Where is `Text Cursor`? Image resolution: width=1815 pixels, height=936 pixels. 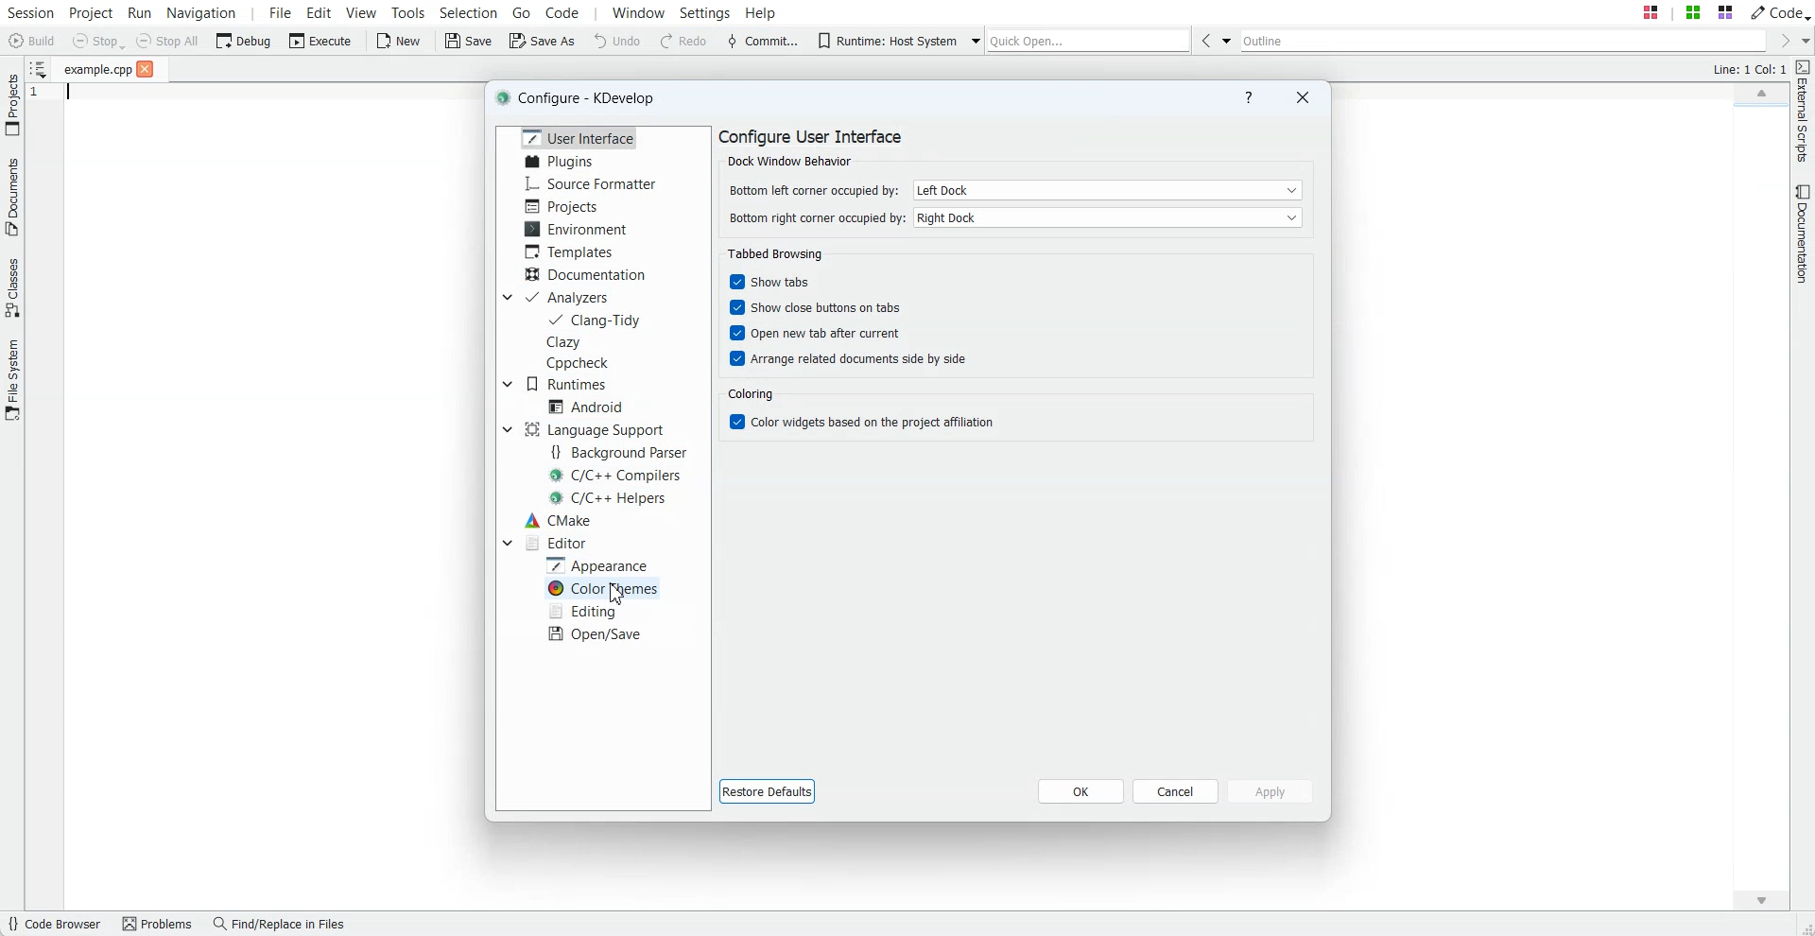
Text Cursor is located at coordinates (65, 97).